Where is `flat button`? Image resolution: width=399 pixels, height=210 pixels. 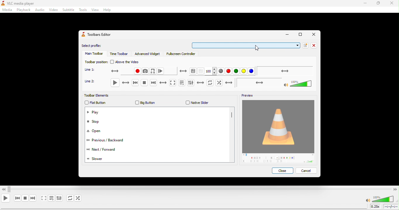 flat button is located at coordinates (98, 103).